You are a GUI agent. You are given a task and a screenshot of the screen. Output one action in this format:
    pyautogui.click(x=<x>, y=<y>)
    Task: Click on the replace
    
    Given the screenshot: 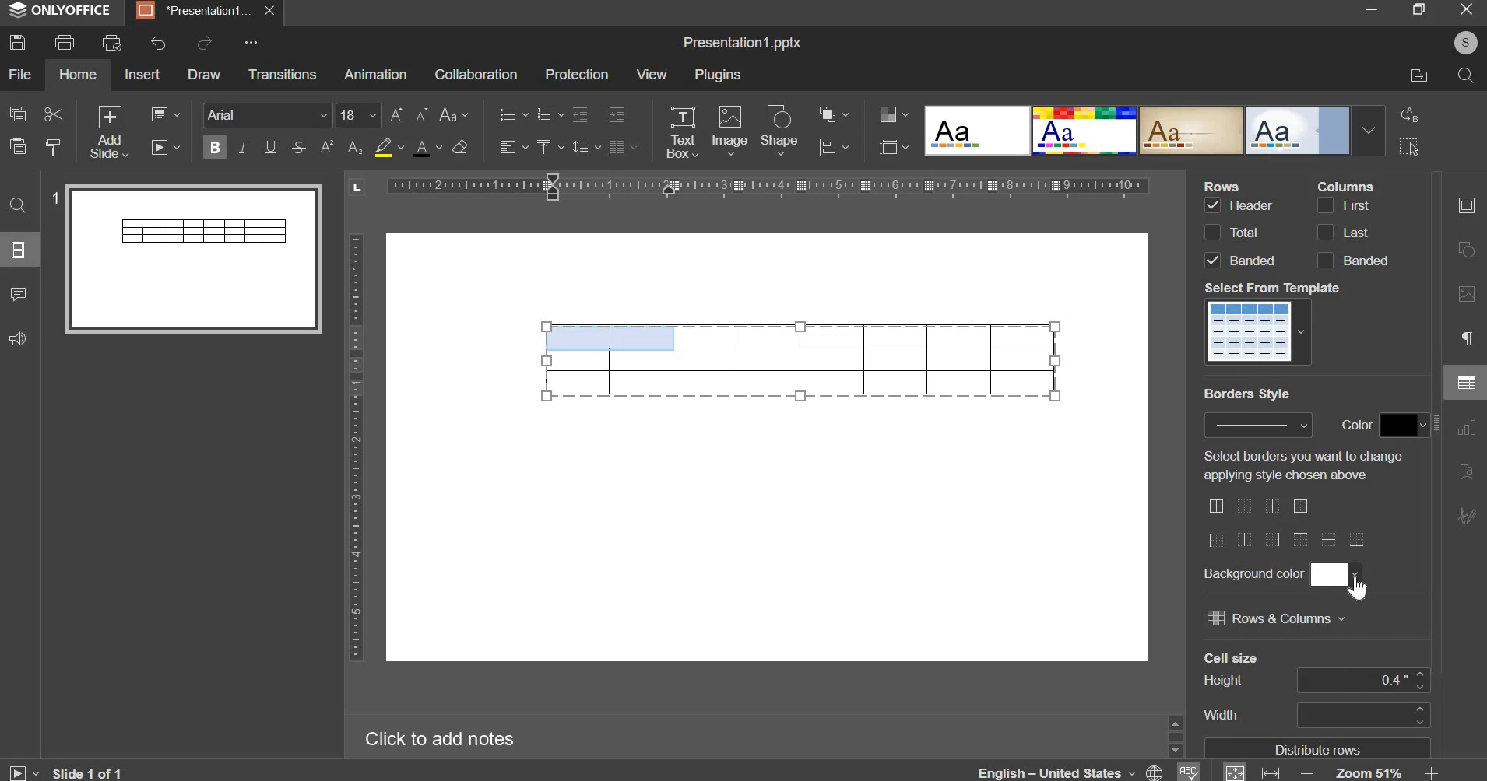 What is the action you would take?
    pyautogui.click(x=1407, y=114)
    